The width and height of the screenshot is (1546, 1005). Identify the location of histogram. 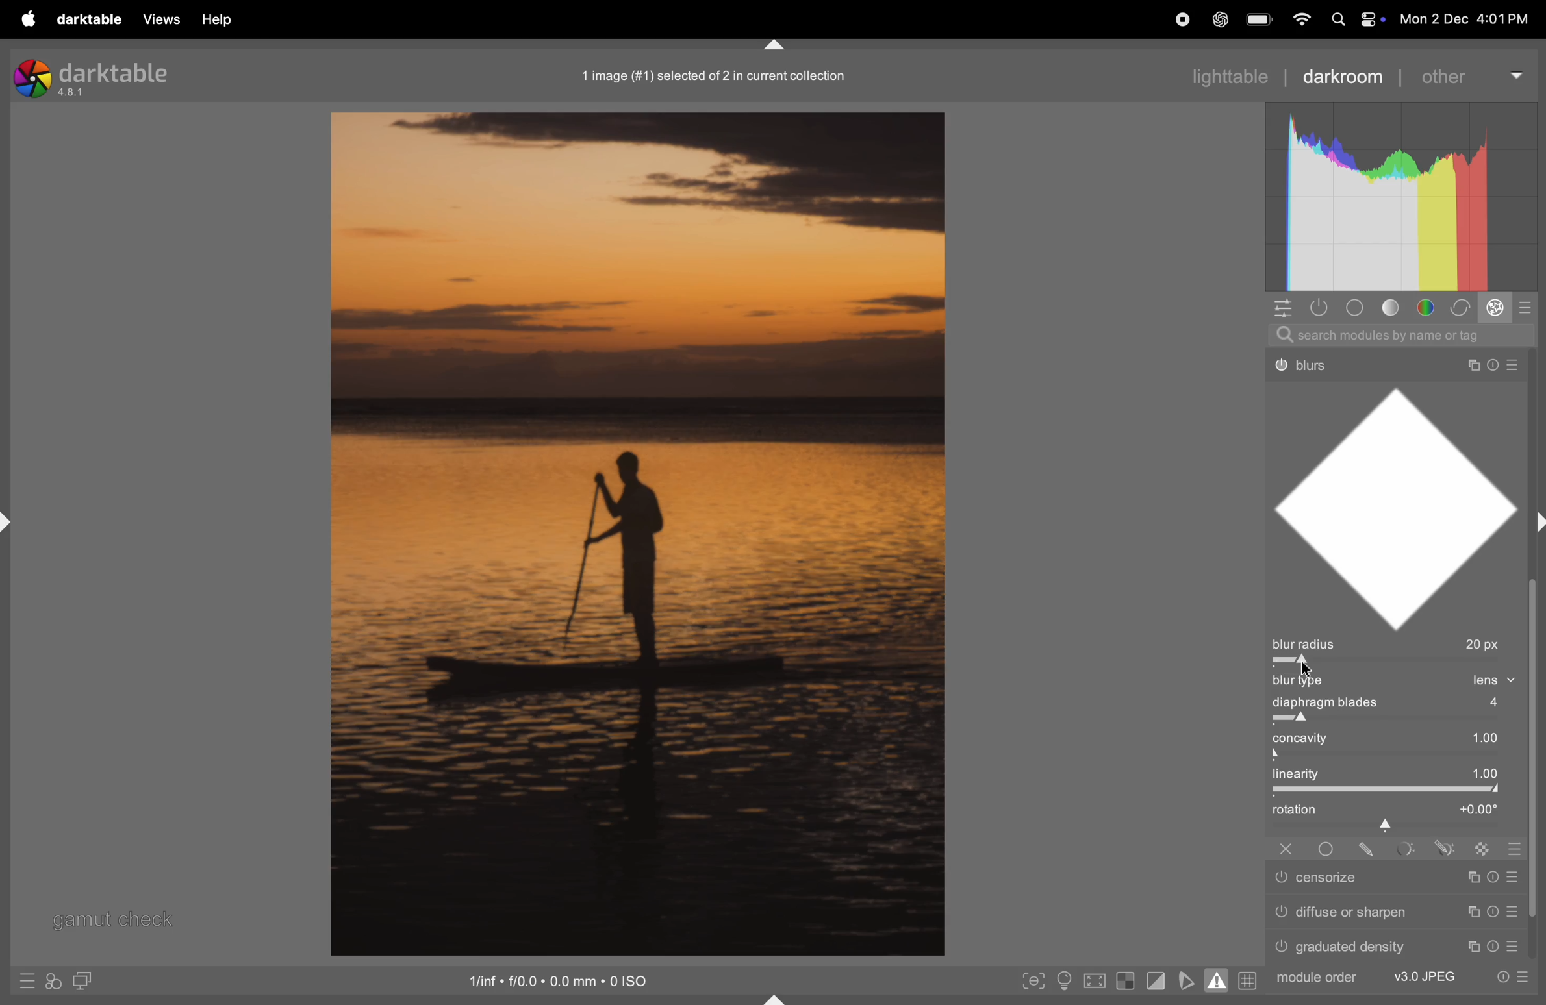
(1399, 198).